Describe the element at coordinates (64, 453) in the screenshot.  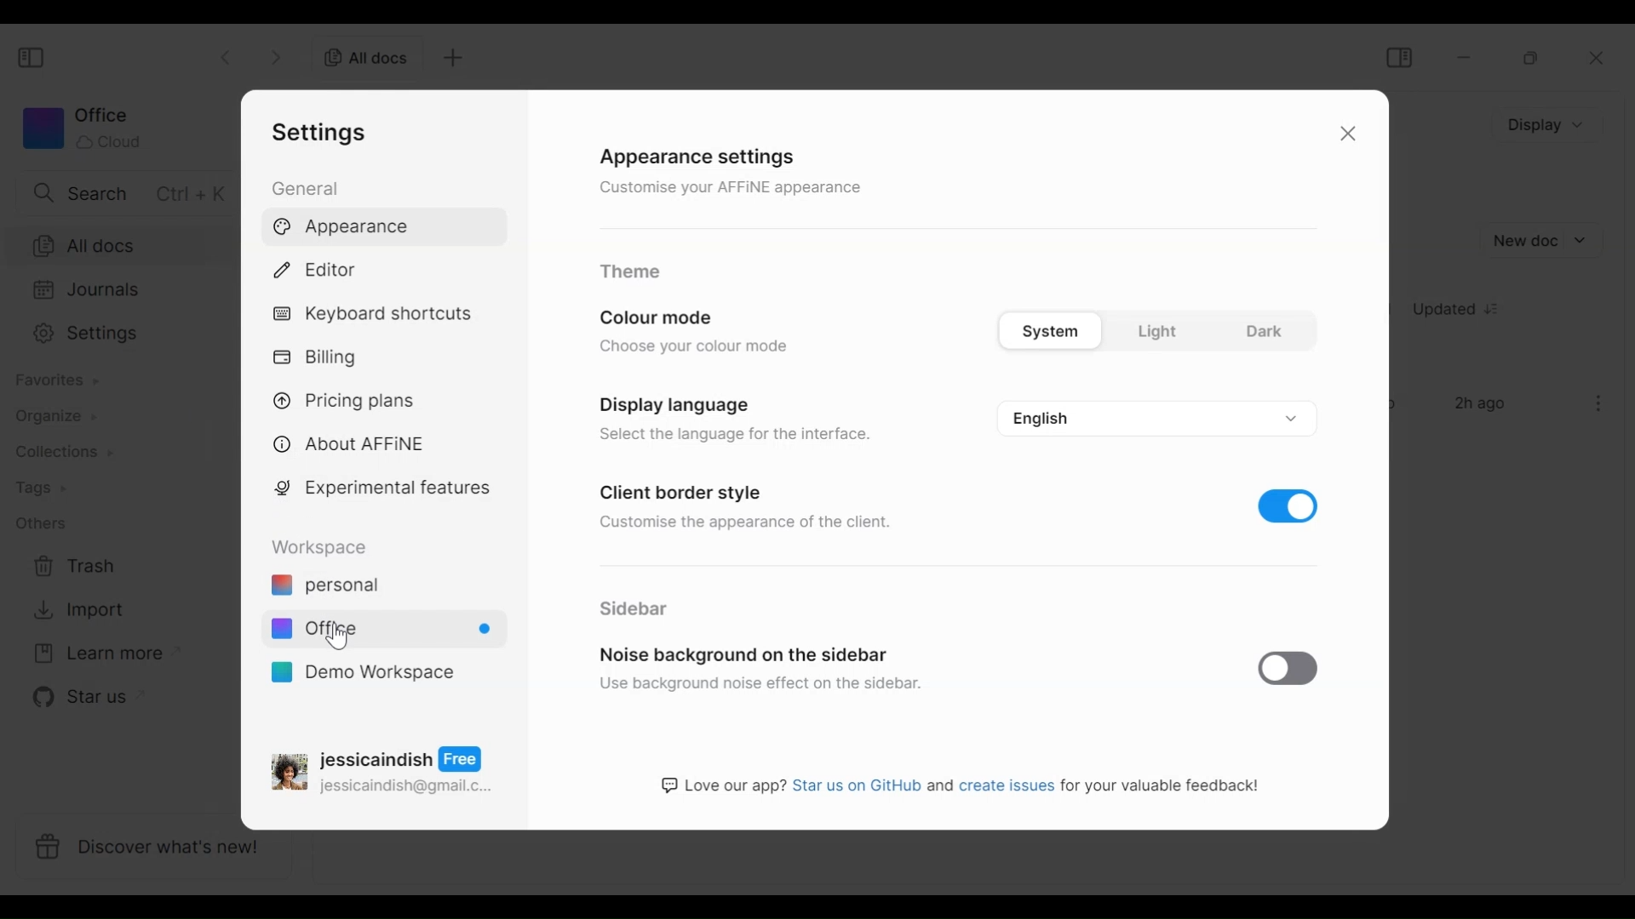
I see `collections` at that location.